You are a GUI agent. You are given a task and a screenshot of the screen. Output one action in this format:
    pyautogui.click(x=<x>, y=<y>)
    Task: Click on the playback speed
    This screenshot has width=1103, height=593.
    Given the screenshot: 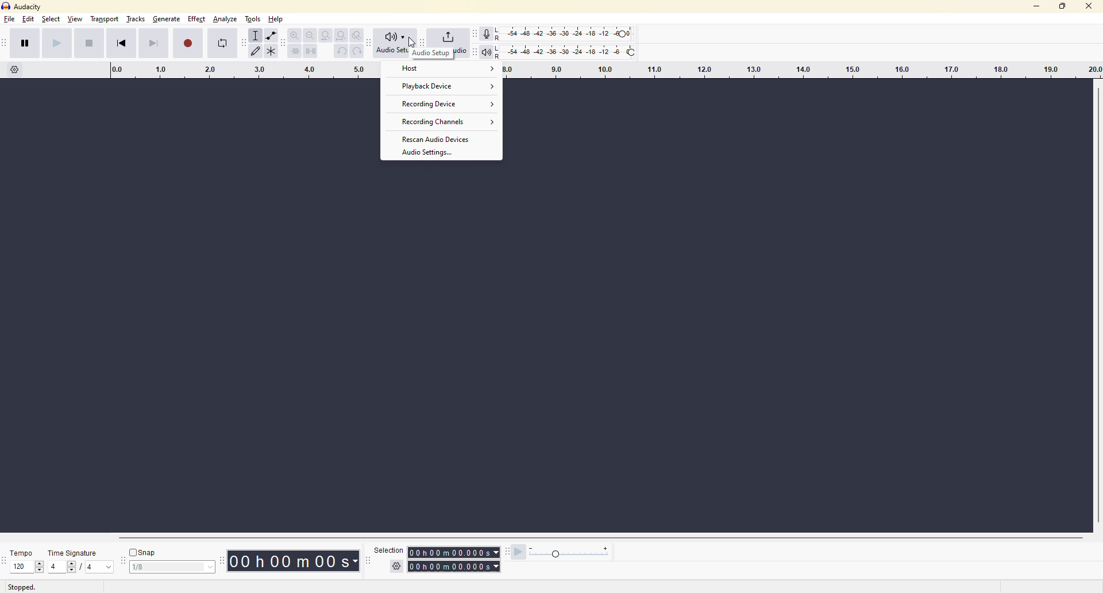 What is the action you would take?
    pyautogui.click(x=577, y=554)
    